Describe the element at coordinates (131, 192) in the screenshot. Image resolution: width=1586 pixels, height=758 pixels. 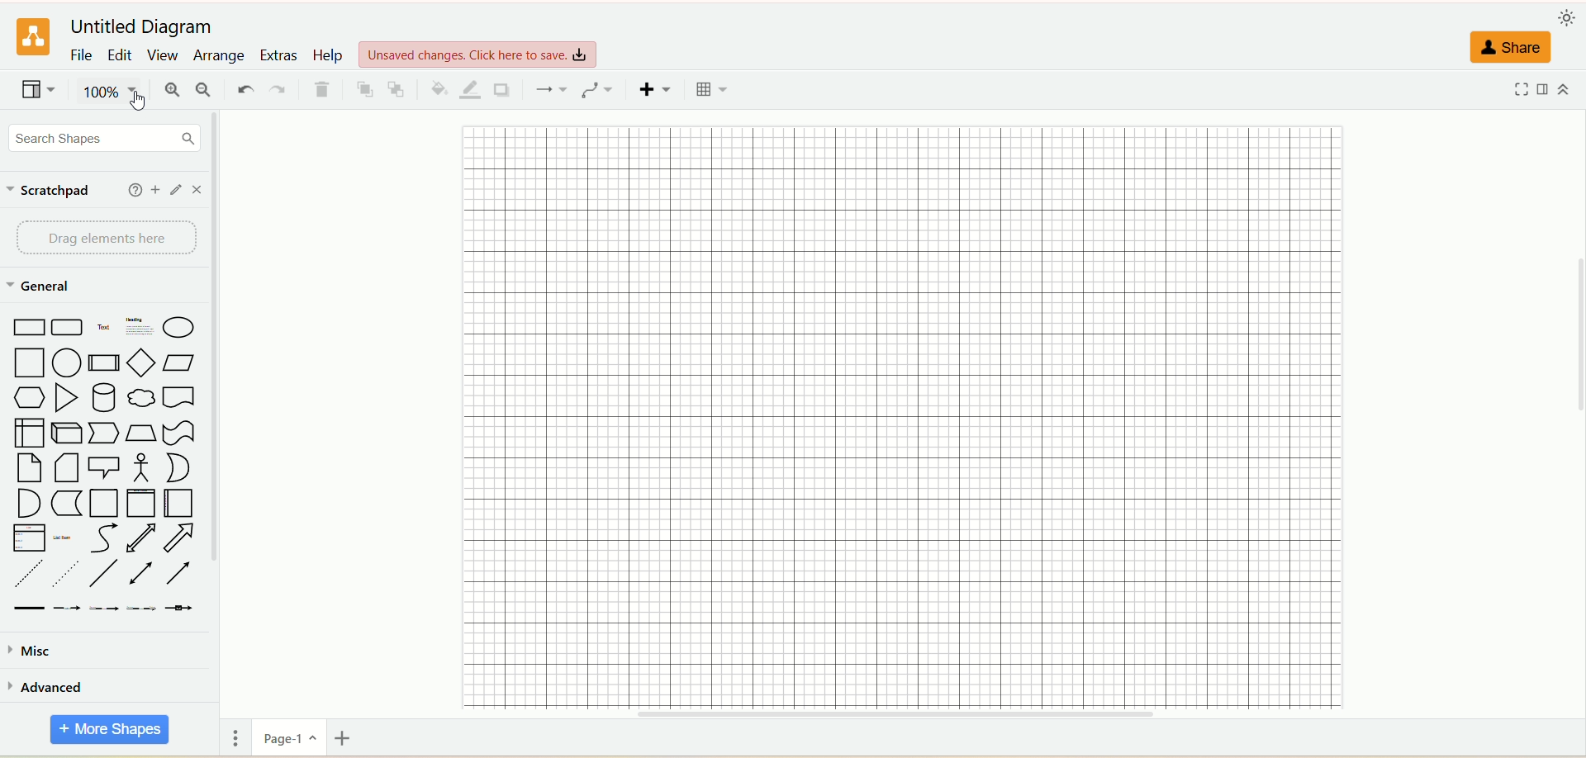
I see `help` at that location.